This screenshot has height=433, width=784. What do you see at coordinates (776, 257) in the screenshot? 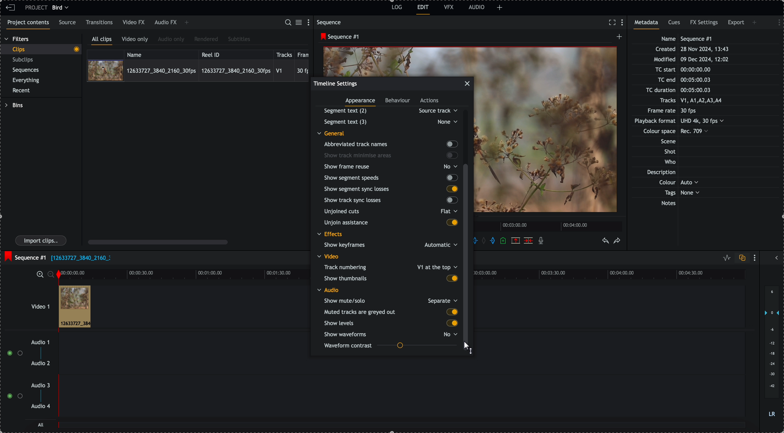
I see `show/hide full audio mix` at bounding box center [776, 257].